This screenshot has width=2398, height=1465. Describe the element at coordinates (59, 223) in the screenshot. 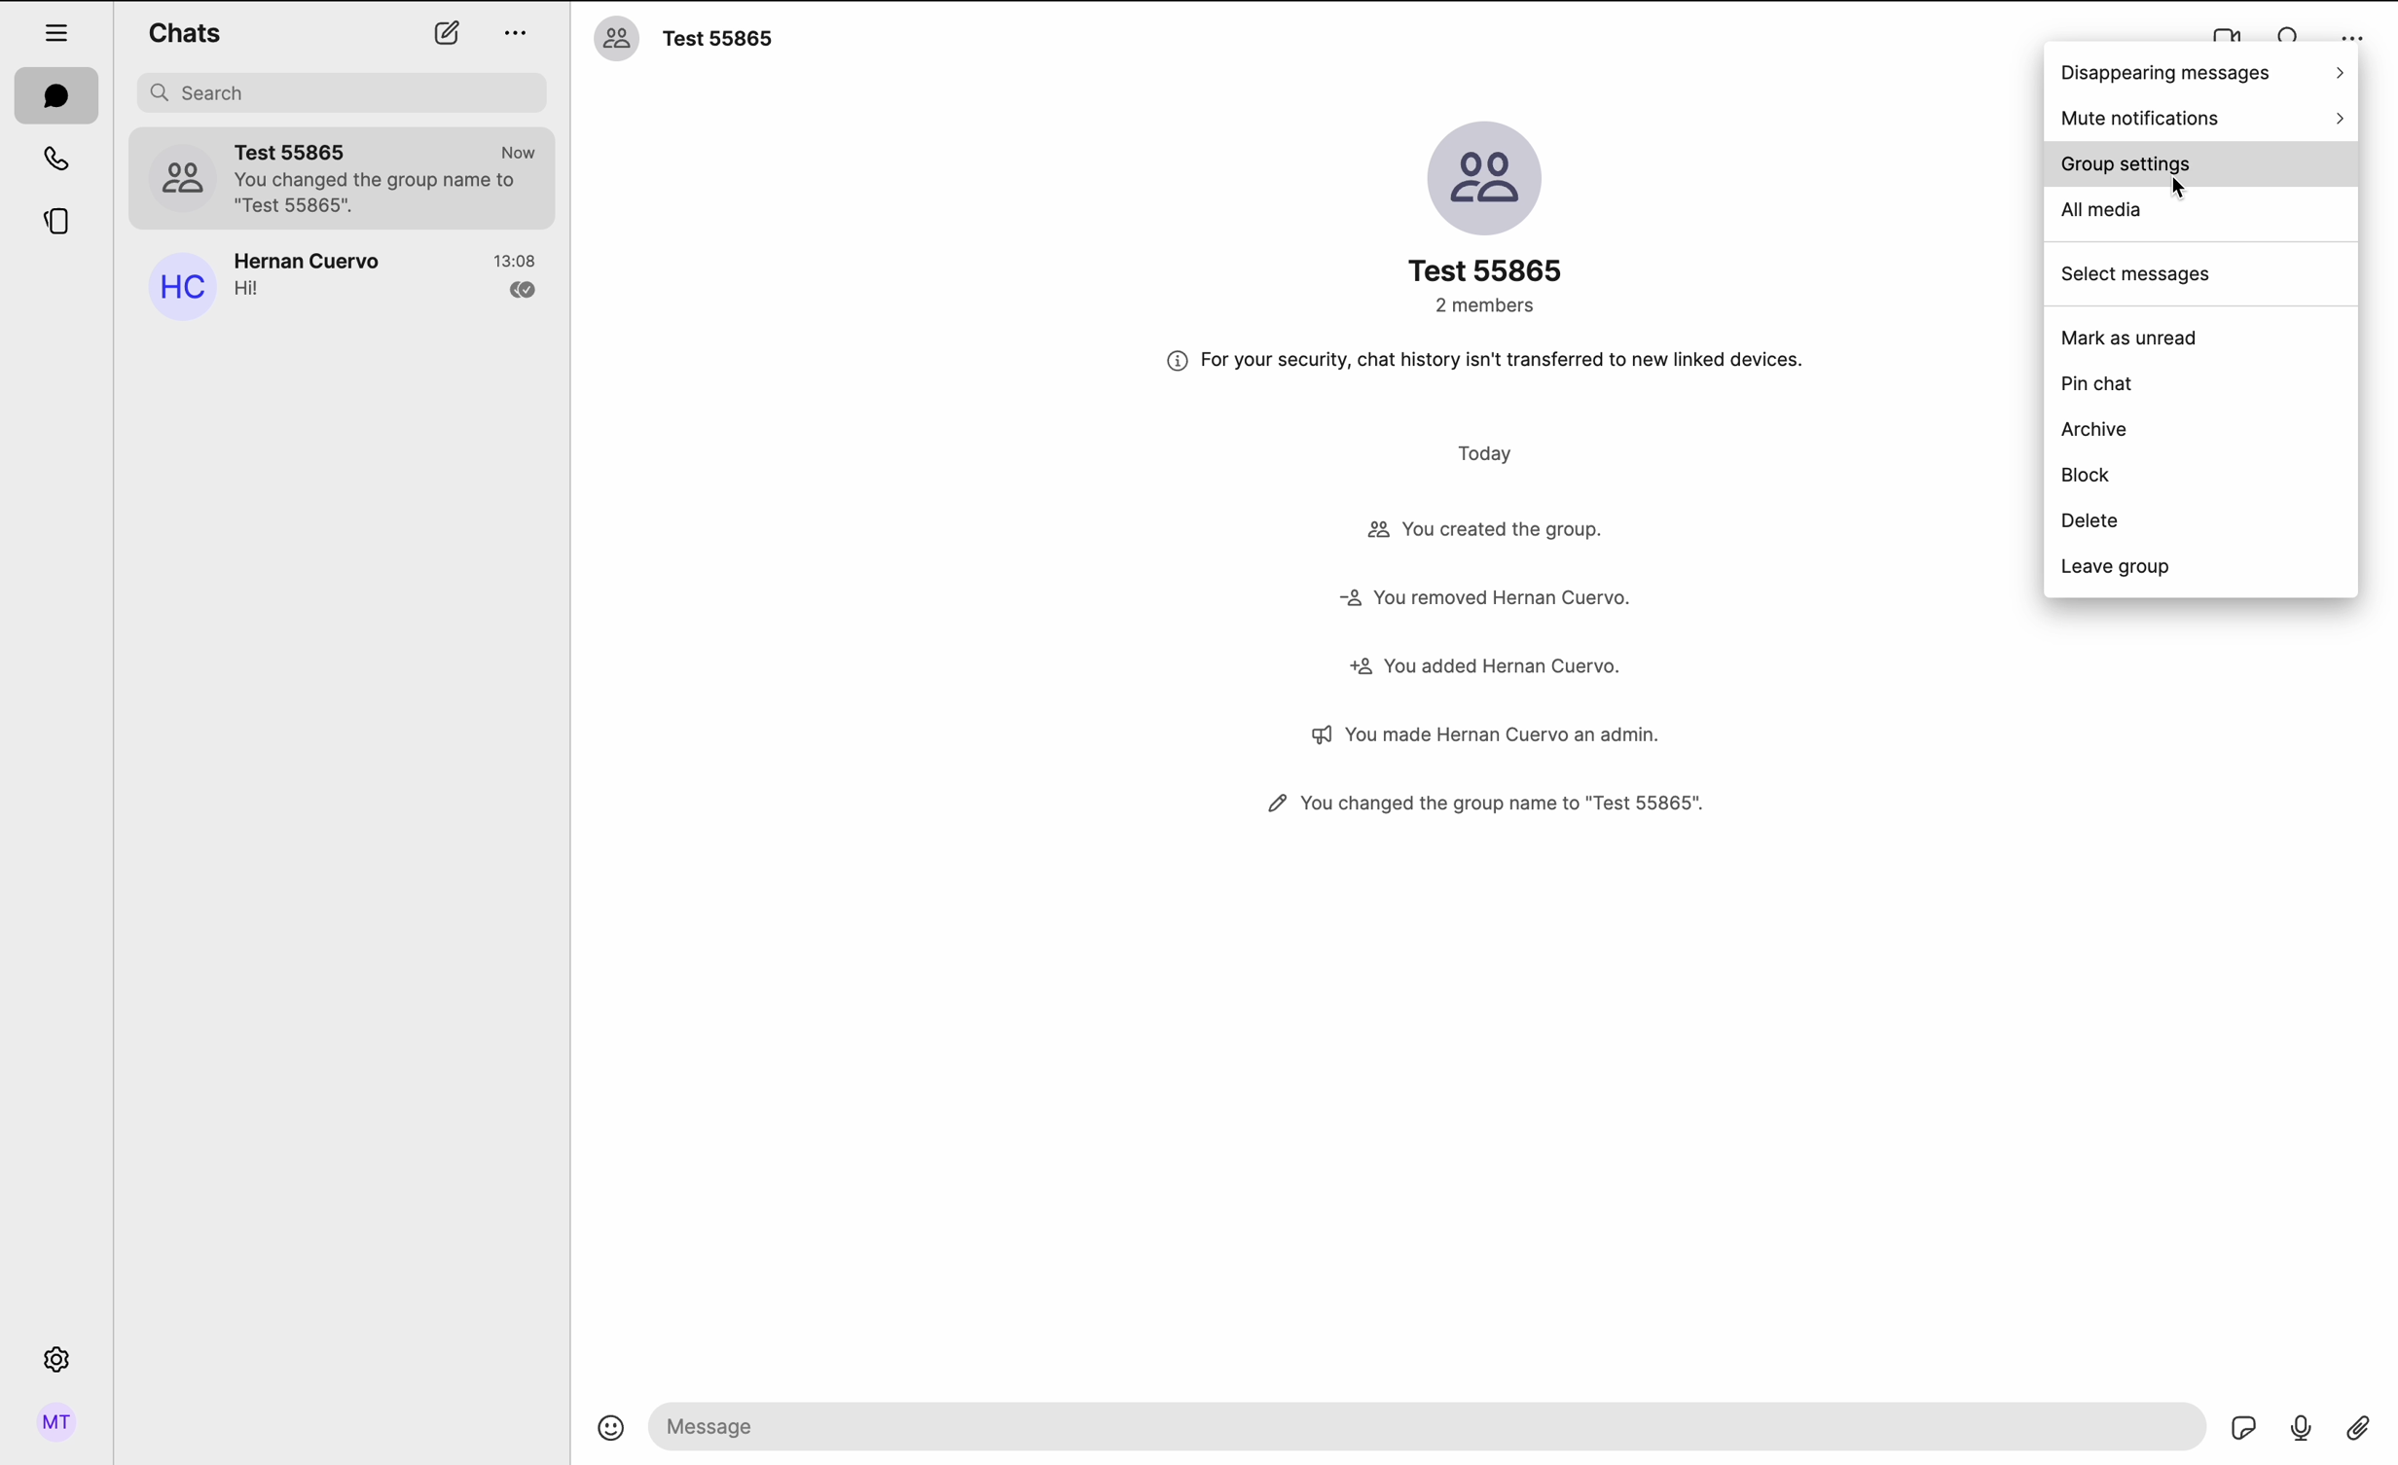

I see `threads` at that location.